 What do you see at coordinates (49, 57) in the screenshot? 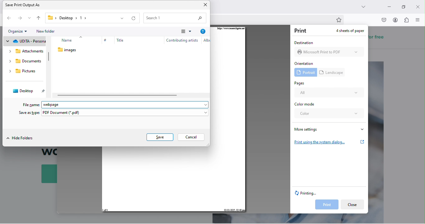
I see `vertical scroll bar` at bounding box center [49, 57].